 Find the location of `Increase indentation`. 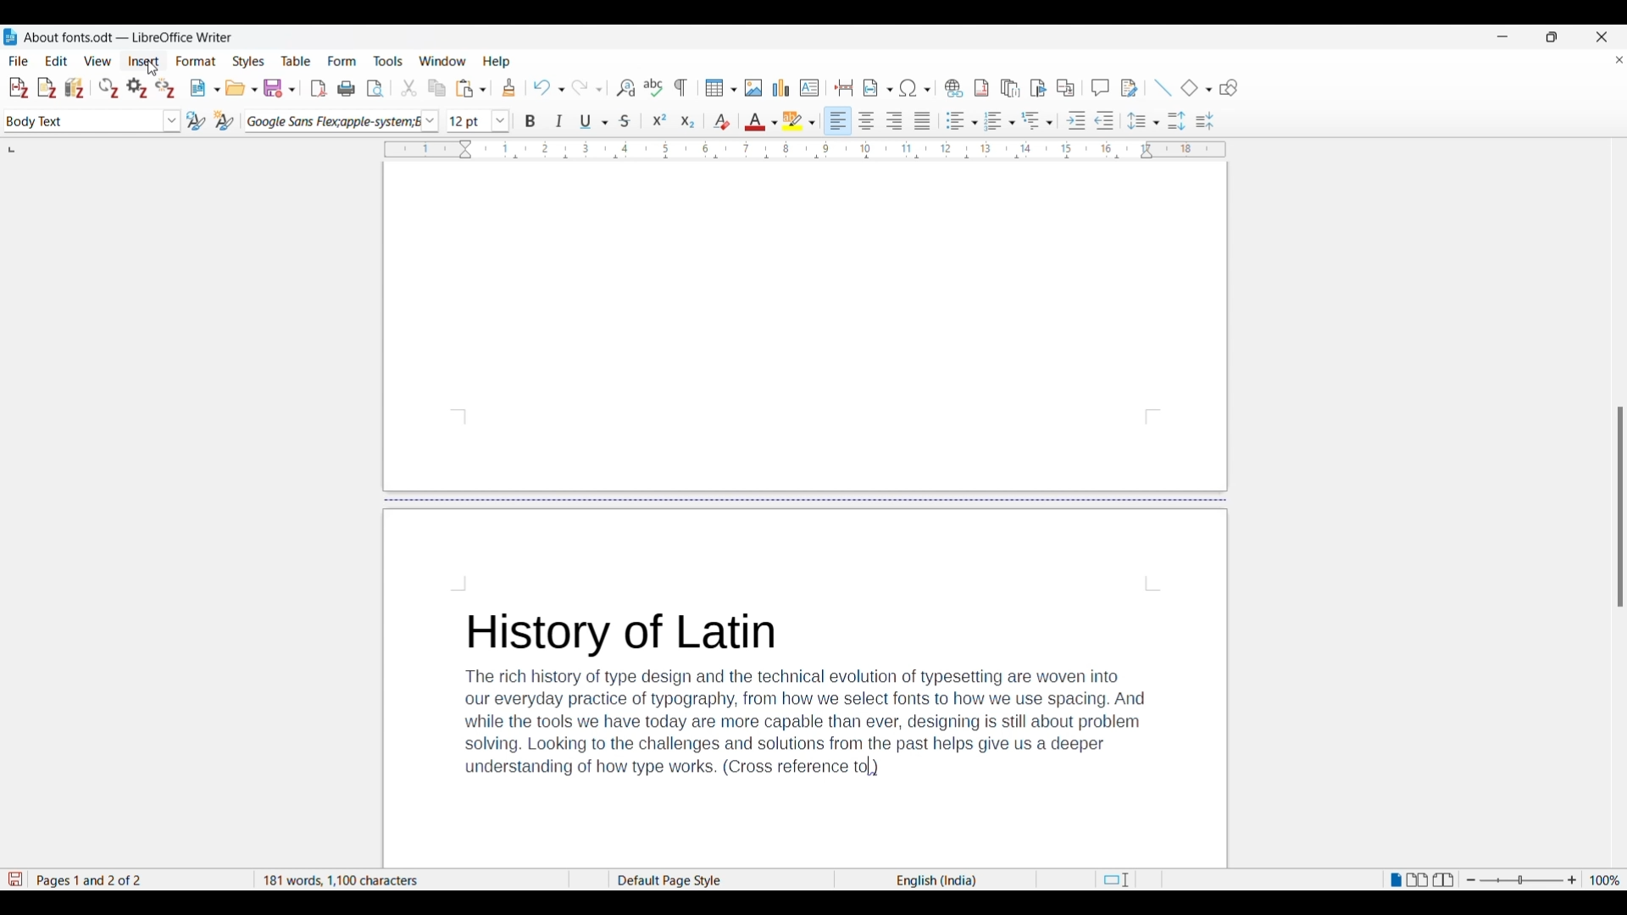

Increase indentation is located at coordinates (1076, 120).